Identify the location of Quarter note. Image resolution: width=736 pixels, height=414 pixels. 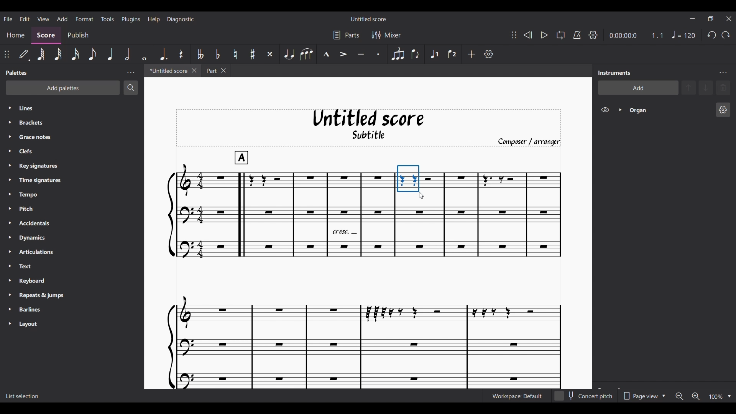
(110, 54).